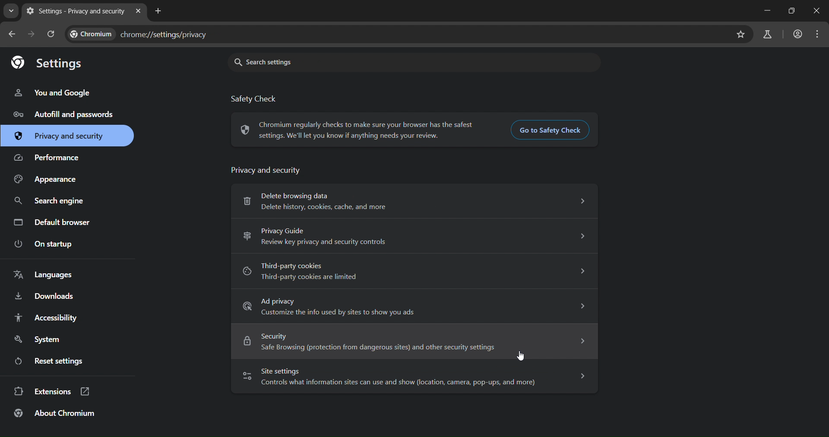 The image size is (829, 437). Describe the element at coordinates (54, 200) in the screenshot. I see `search engine` at that location.